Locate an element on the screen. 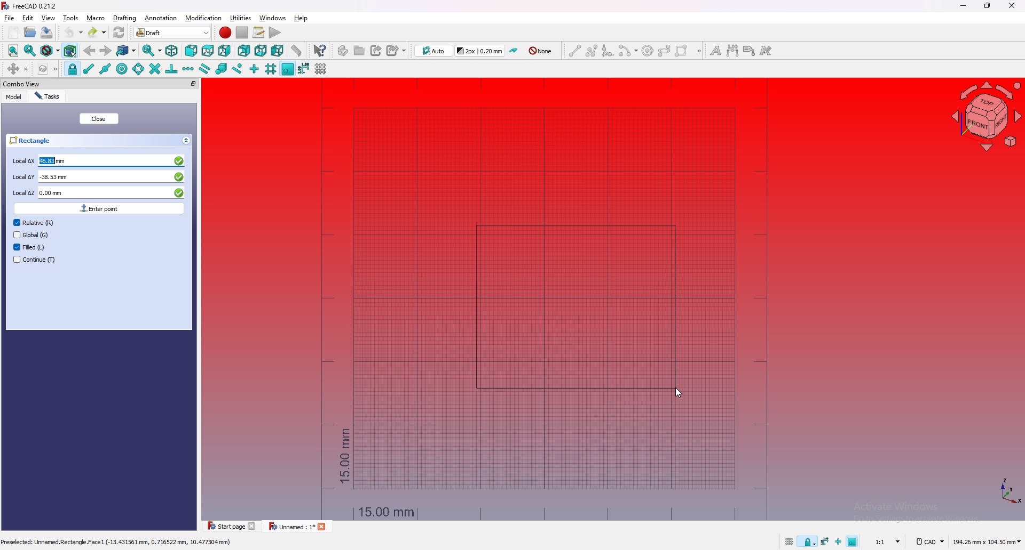 This screenshot has width=1025, height=550. close is located at coordinates (99, 119).